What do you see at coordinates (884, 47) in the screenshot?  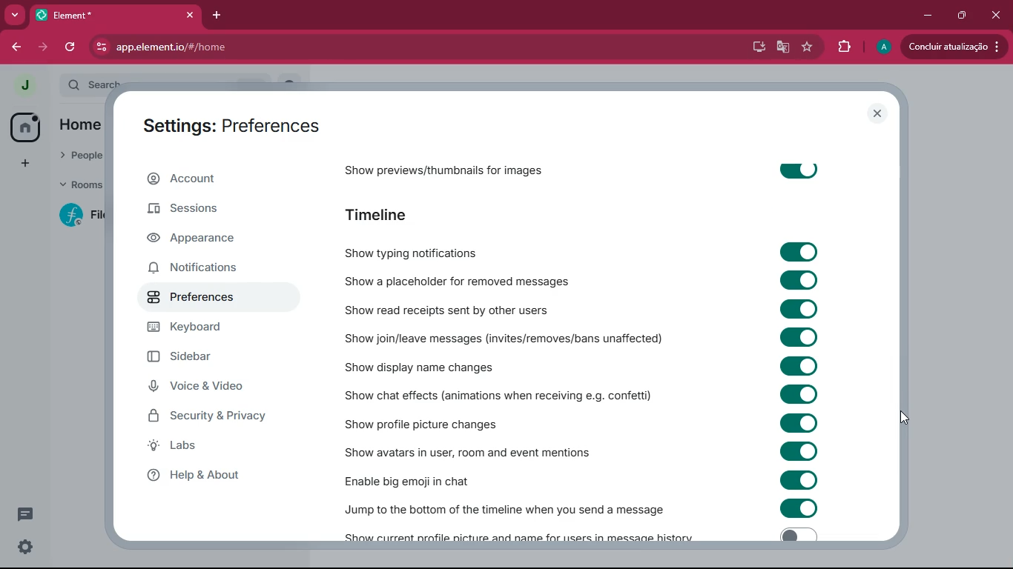 I see `a` at bounding box center [884, 47].